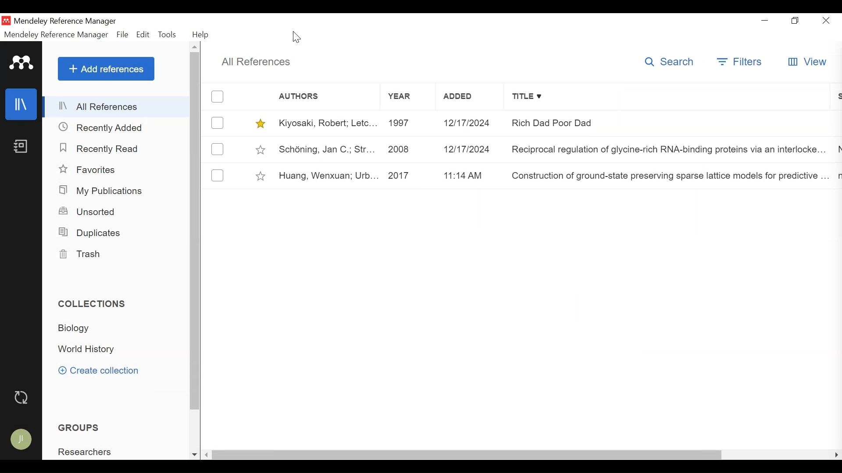  Describe the element at coordinates (86, 350) in the screenshot. I see `Collection` at that location.